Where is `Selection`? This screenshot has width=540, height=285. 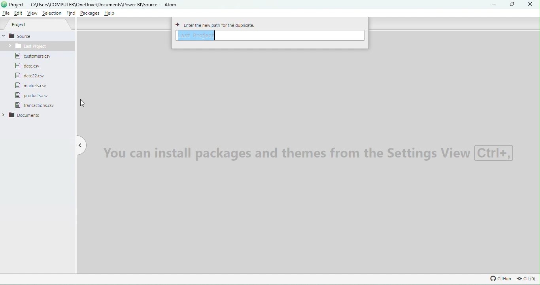 Selection is located at coordinates (52, 13).